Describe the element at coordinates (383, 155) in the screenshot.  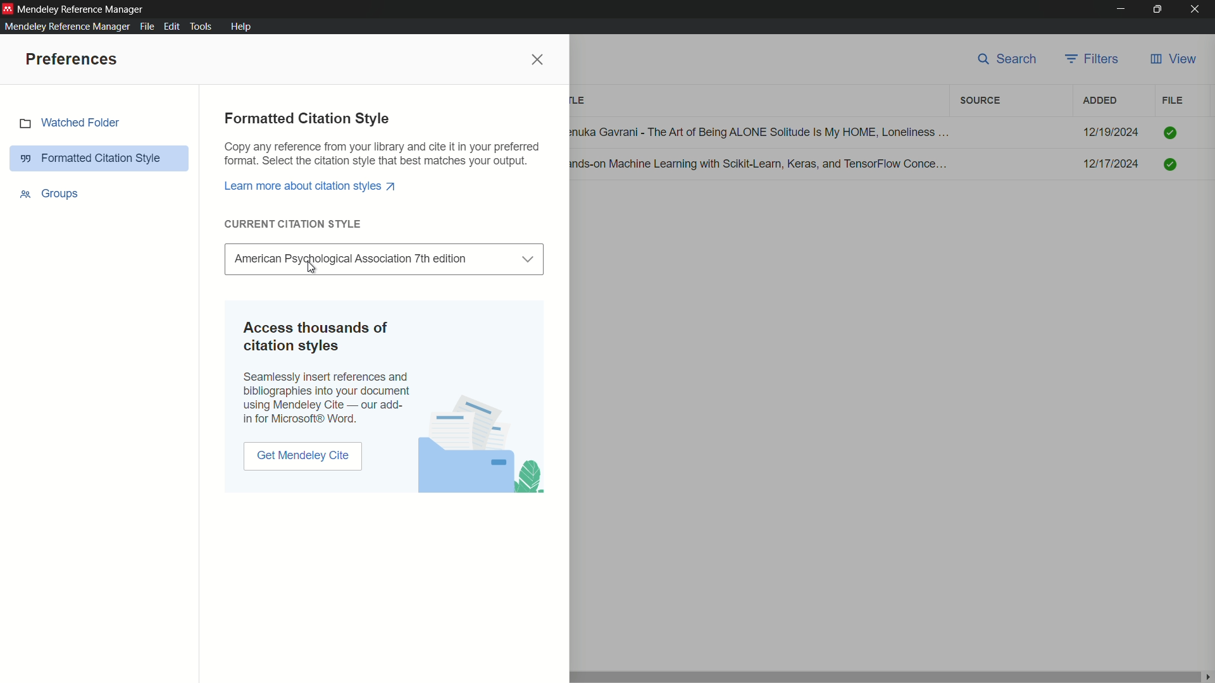
I see `Copy any reference from your library and cite it in your preferred format. Select the citation style that best matches your output` at that location.